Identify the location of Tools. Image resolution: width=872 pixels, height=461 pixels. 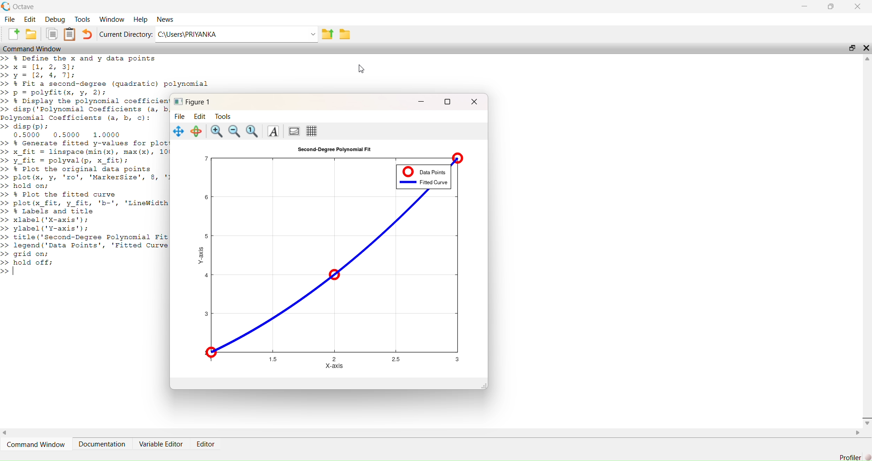
(224, 116).